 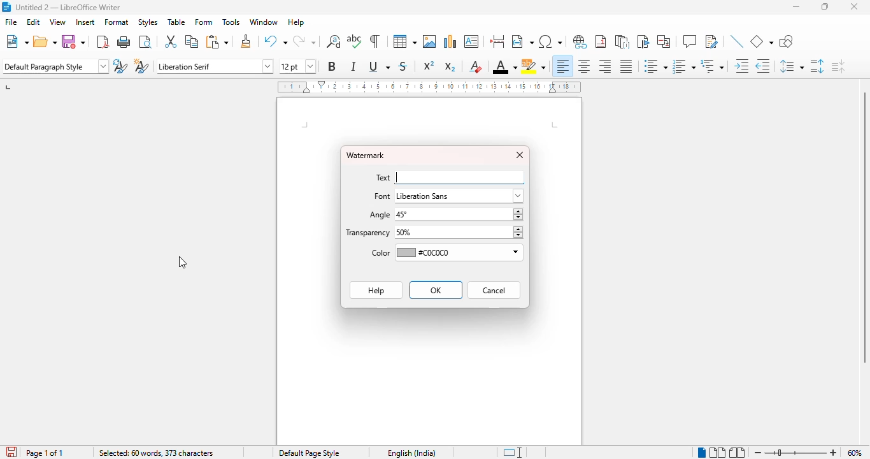 I want to click on find and replace, so click(x=334, y=41).